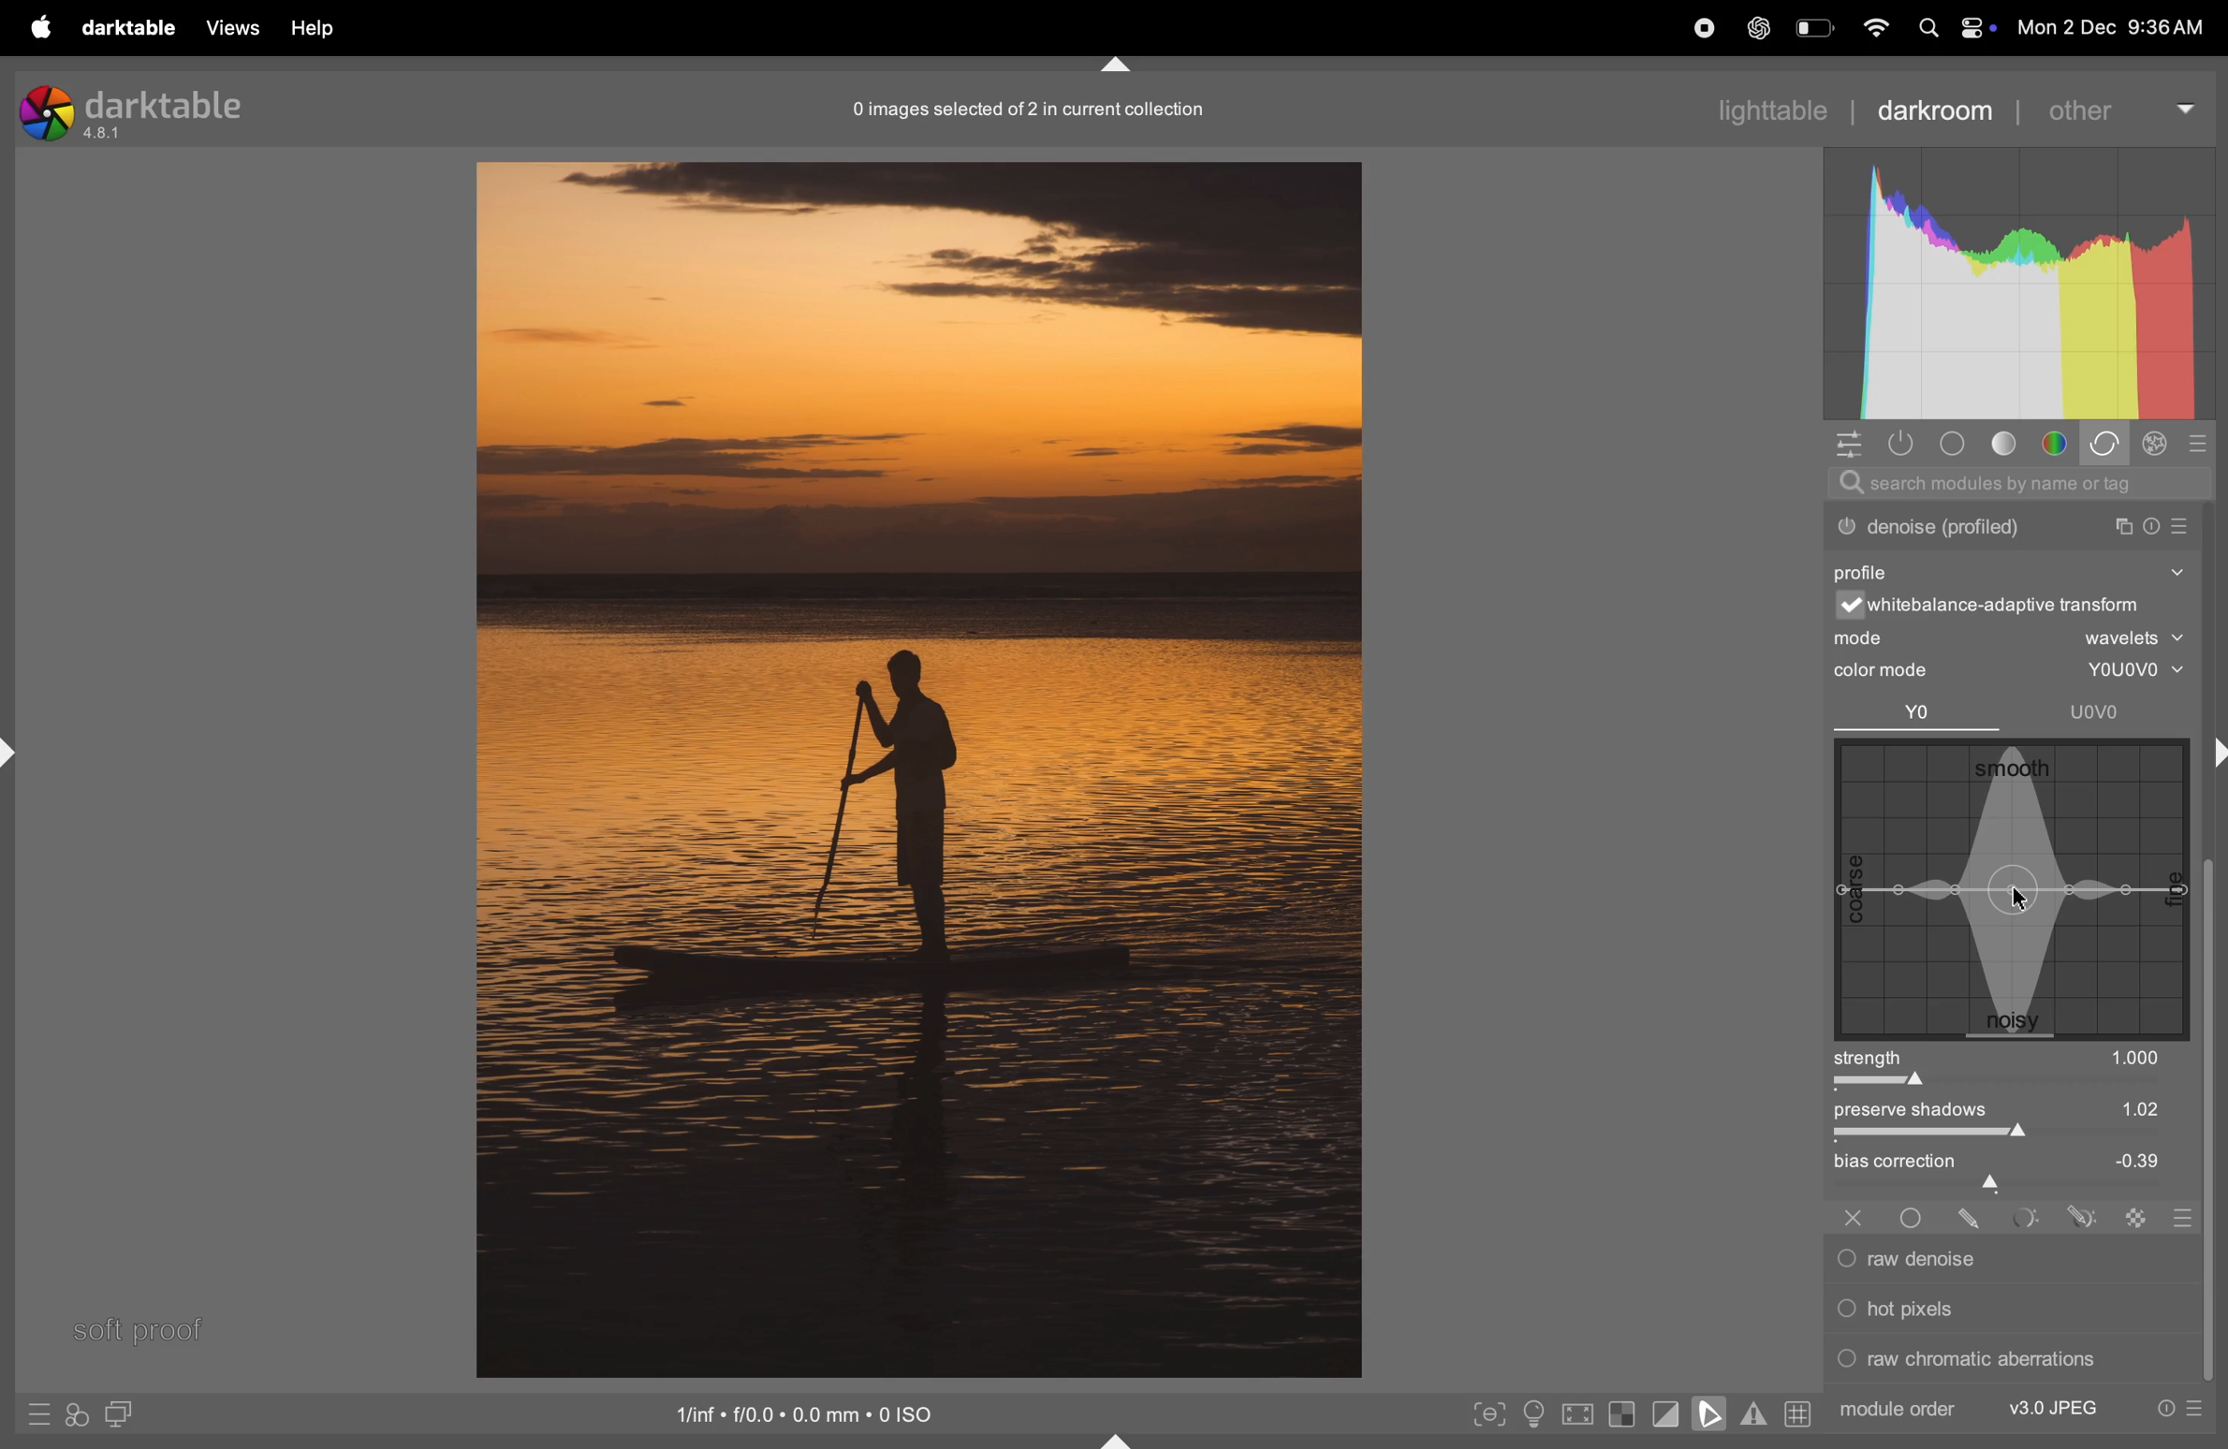  Describe the element at coordinates (76, 1417) in the screenshot. I see `quick acess to ypur styles` at that location.